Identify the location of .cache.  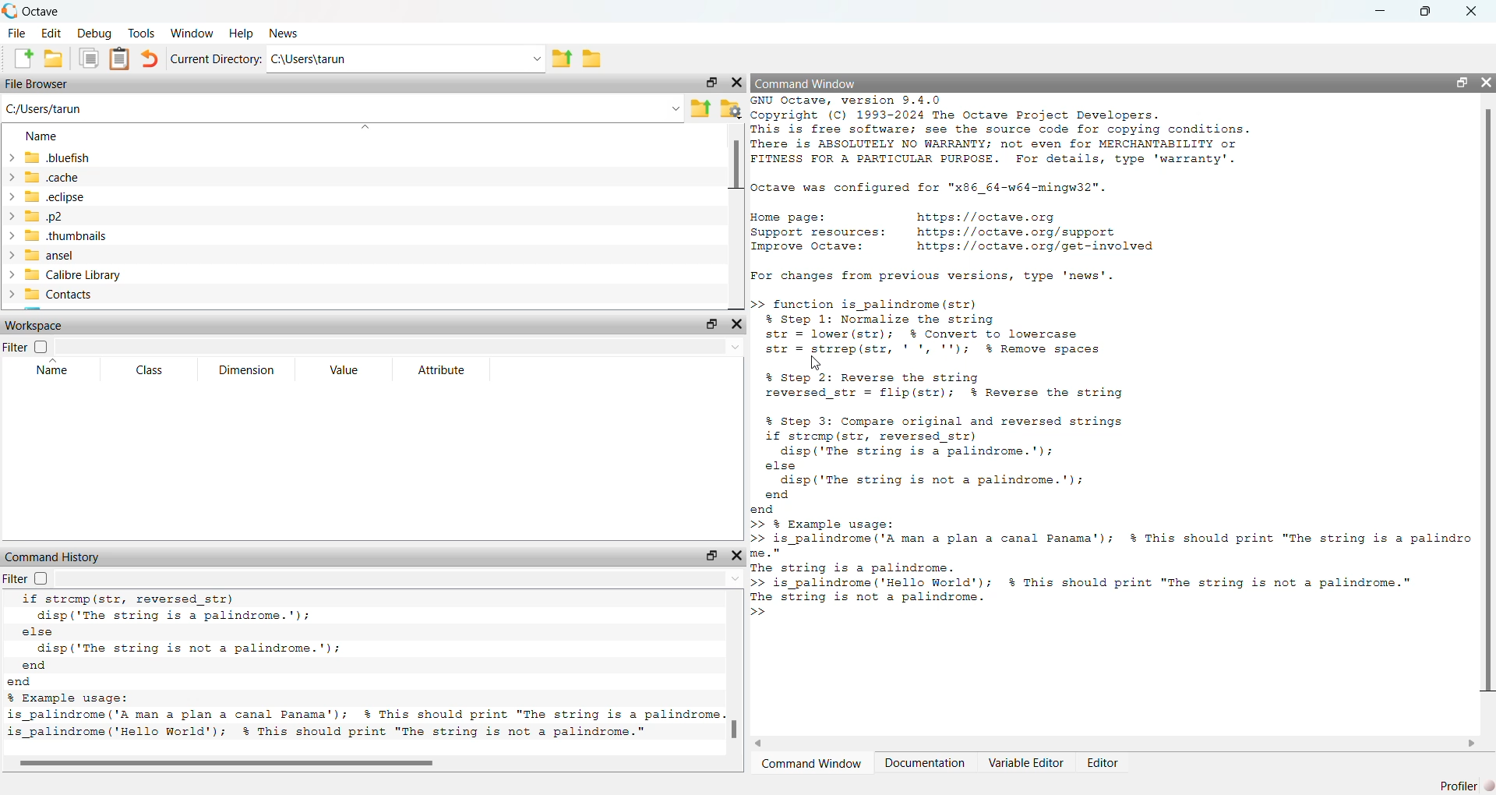
(75, 176).